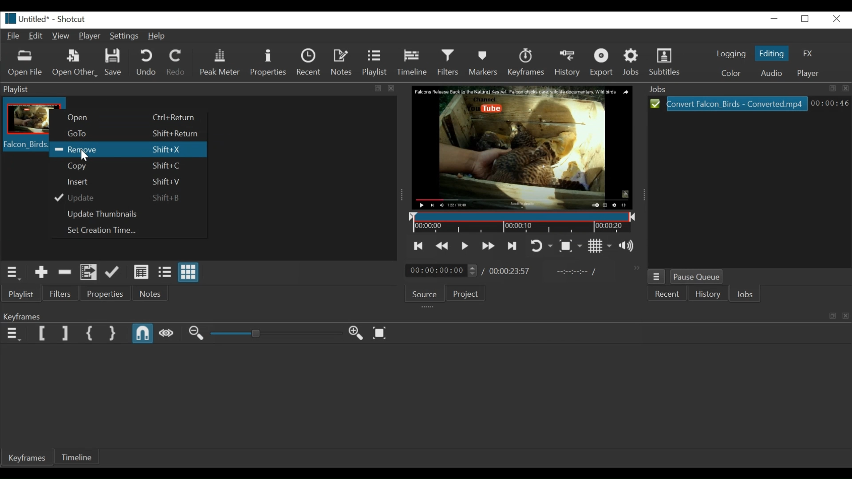 The height and width of the screenshot is (479, 852). Describe the element at coordinates (707, 294) in the screenshot. I see `History` at that location.